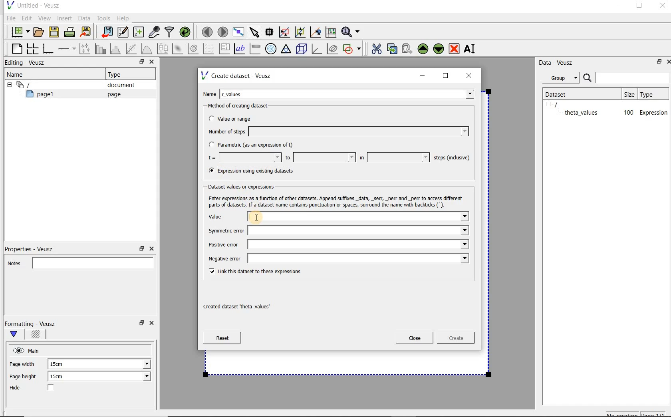 The height and width of the screenshot is (417, 671). Describe the element at coordinates (17, 335) in the screenshot. I see `Main formatting` at that location.